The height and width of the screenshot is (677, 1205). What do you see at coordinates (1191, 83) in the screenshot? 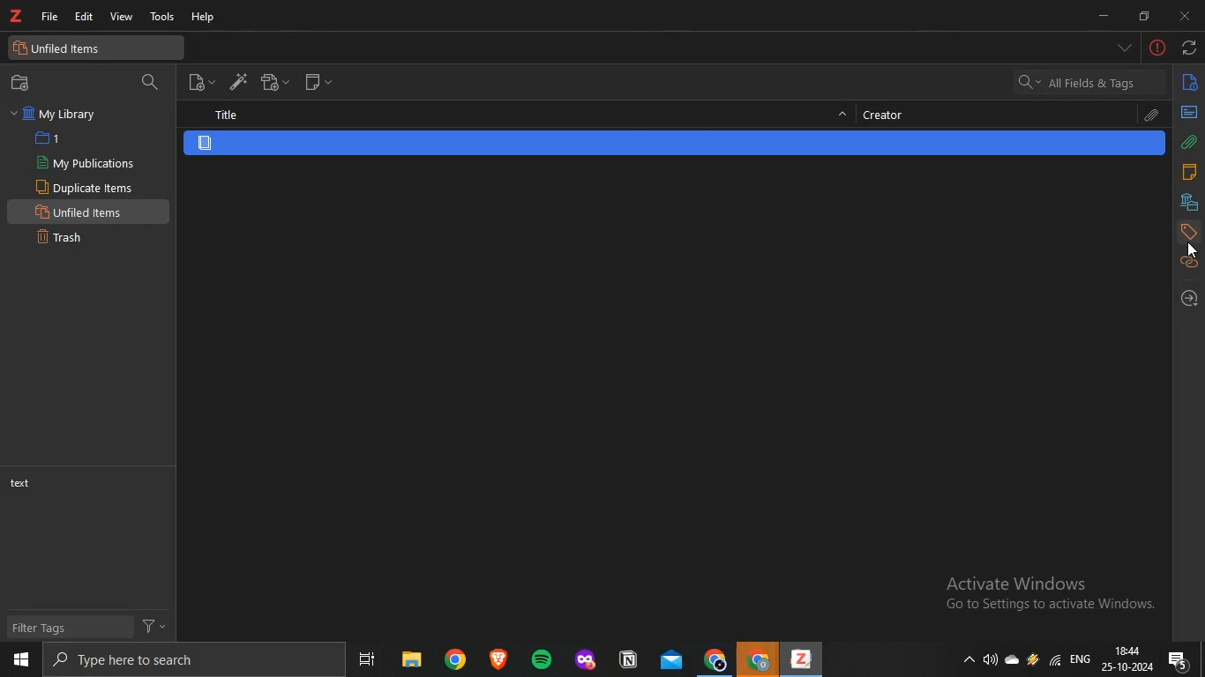
I see `info` at bounding box center [1191, 83].